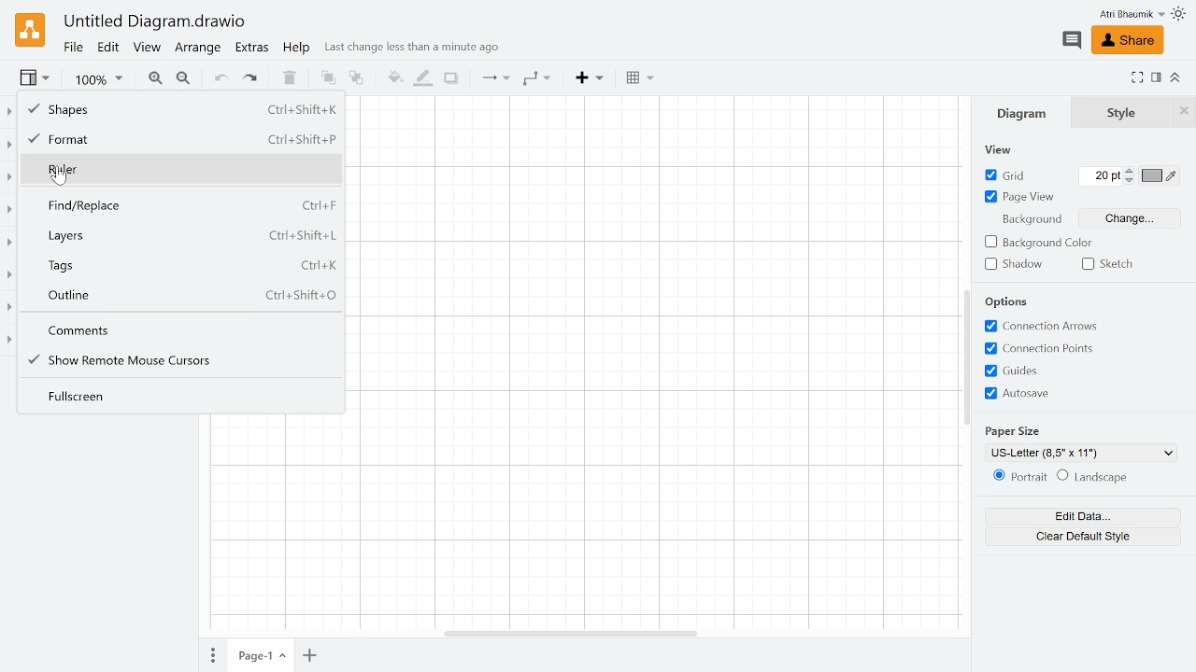 The image size is (1196, 672). What do you see at coordinates (1050, 393) in the screenshot?
I see `Autosave` at bounding box center [1050, 393].